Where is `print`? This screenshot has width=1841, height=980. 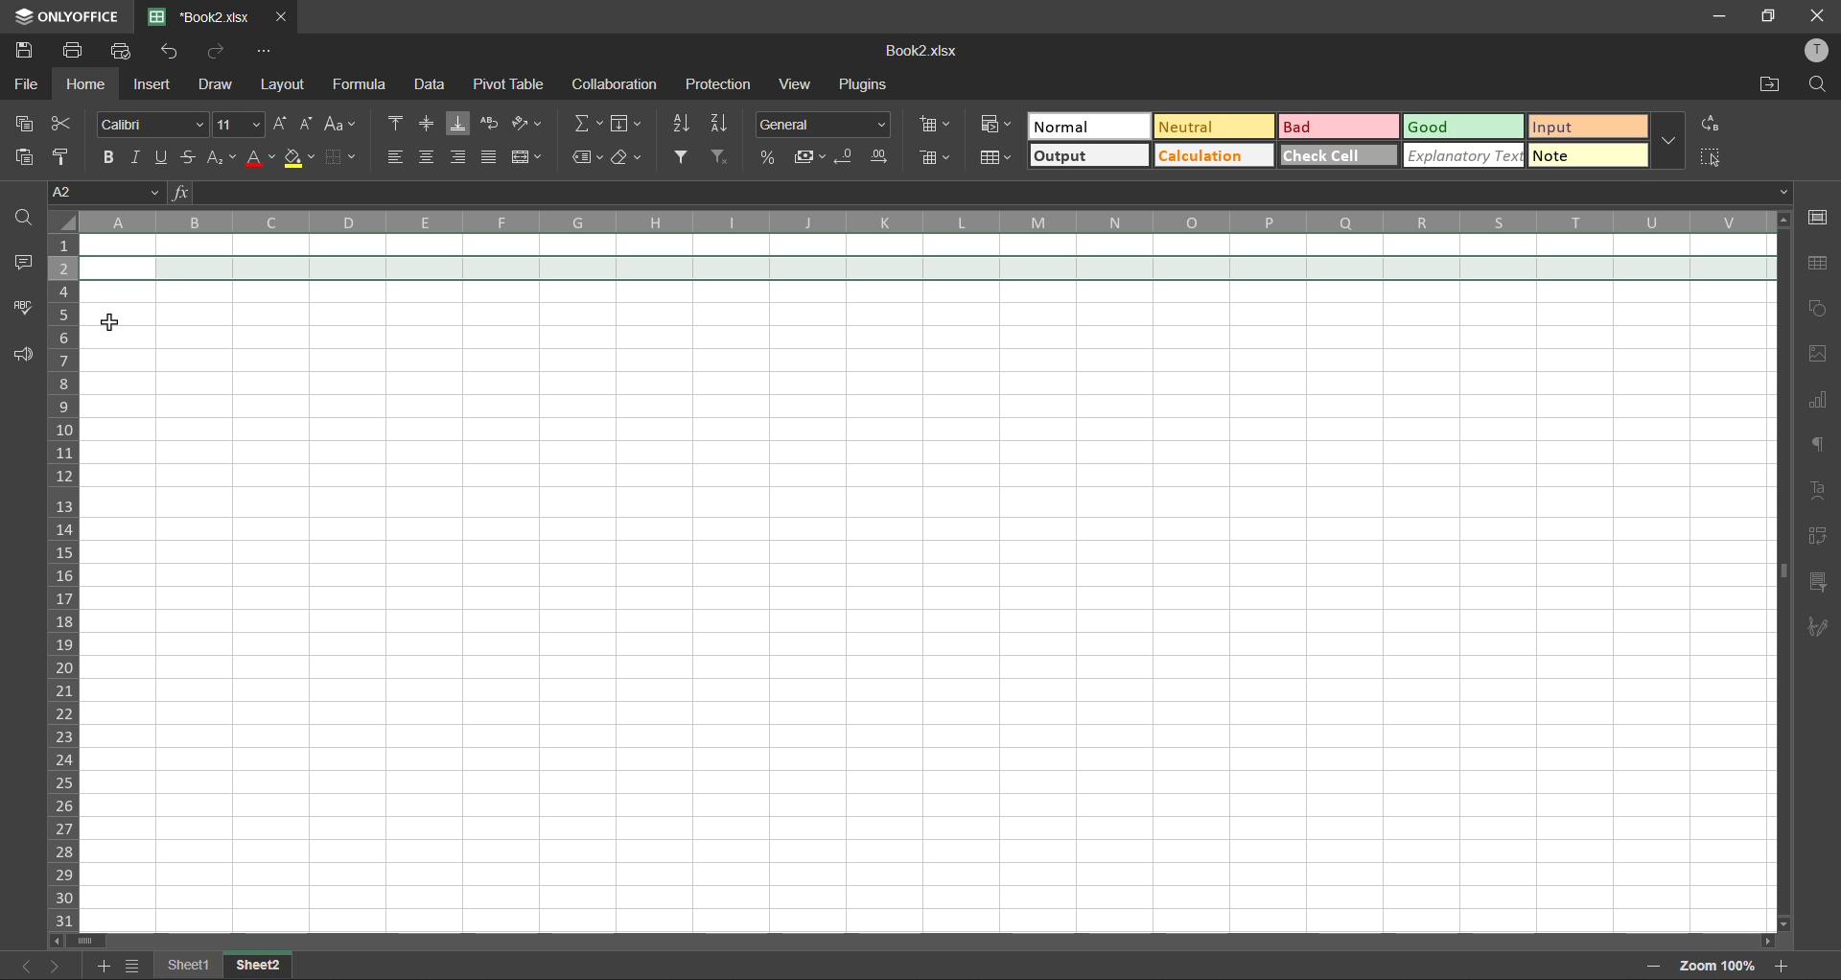 print is located at coordinates (79, 51).